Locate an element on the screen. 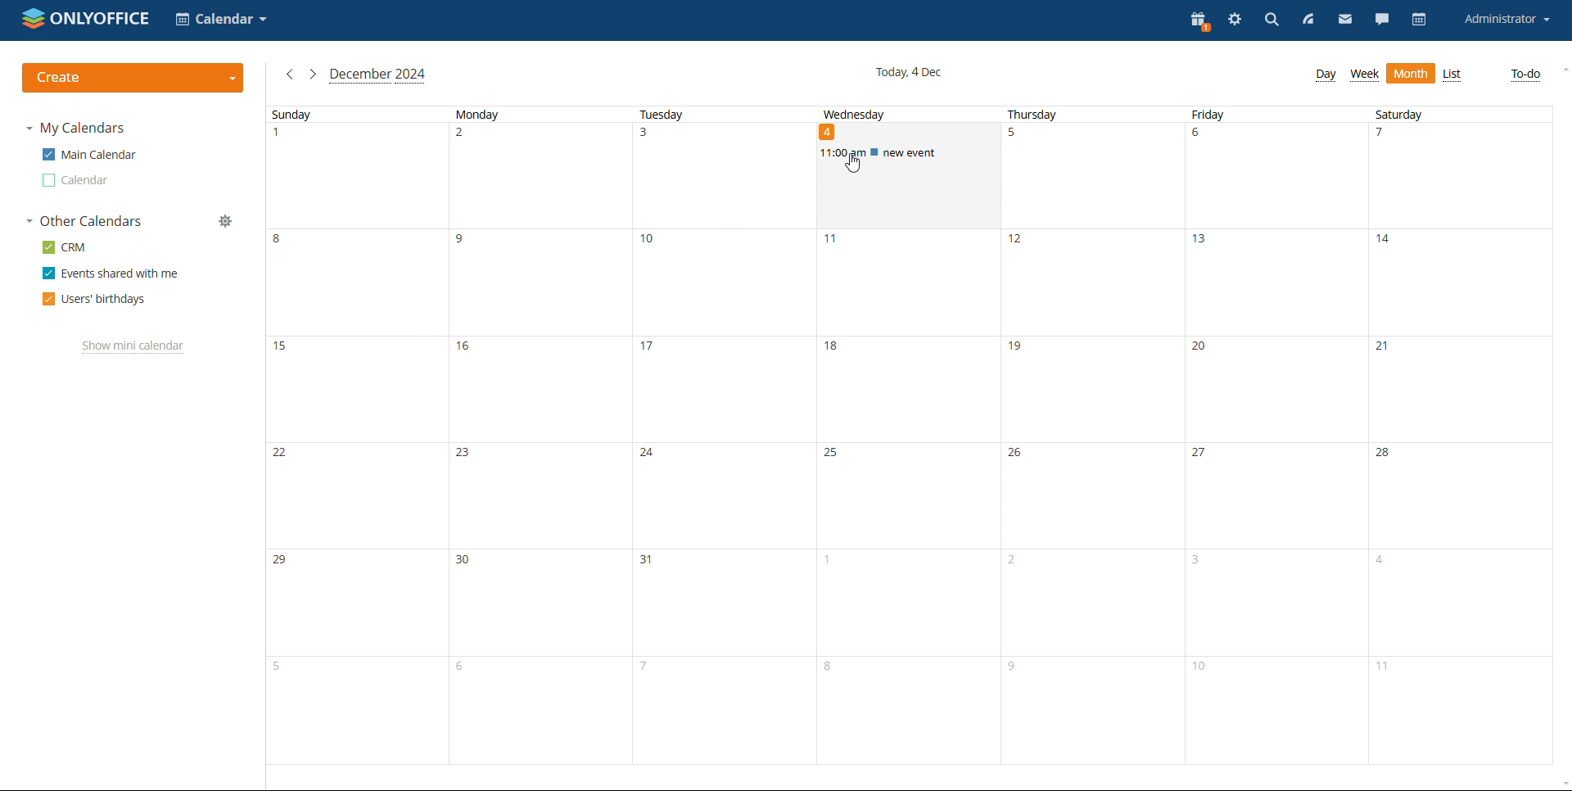 This screenshot has height=791, width=1572. previous month is located at coordinates (288, 75).